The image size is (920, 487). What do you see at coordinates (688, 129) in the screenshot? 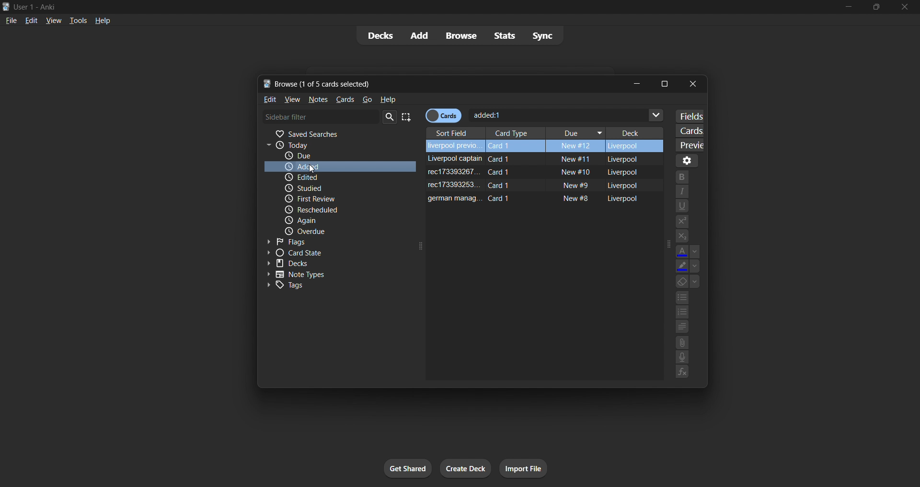
I see `customize card templates` at bounding box center [688, 129].